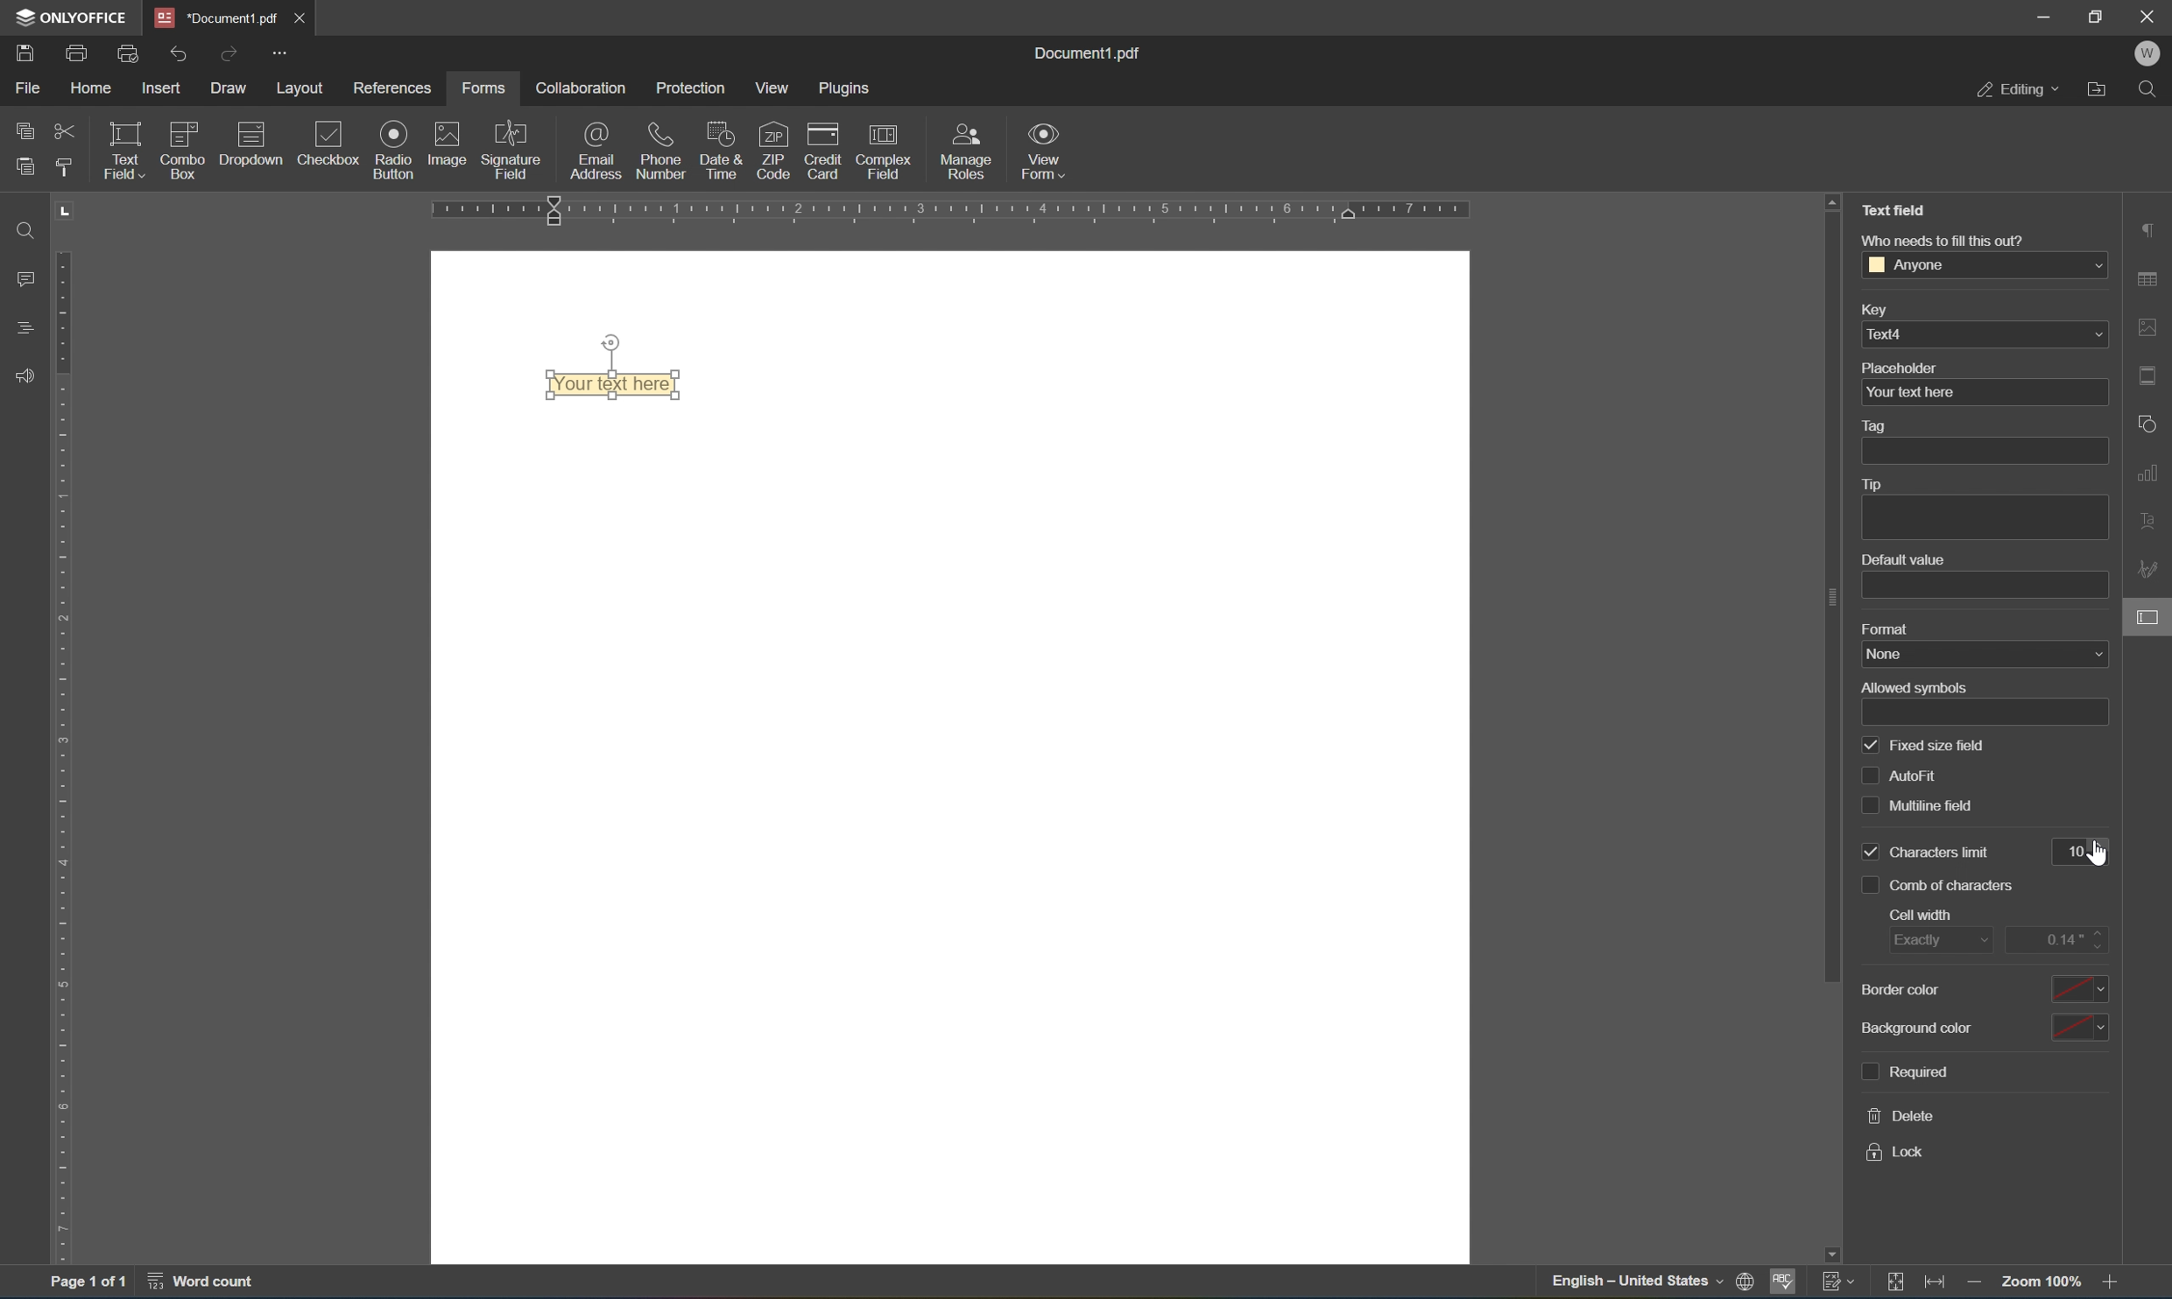 This screenshot has width=2172, height=1299. I want to click on insert, so click(159, 88).